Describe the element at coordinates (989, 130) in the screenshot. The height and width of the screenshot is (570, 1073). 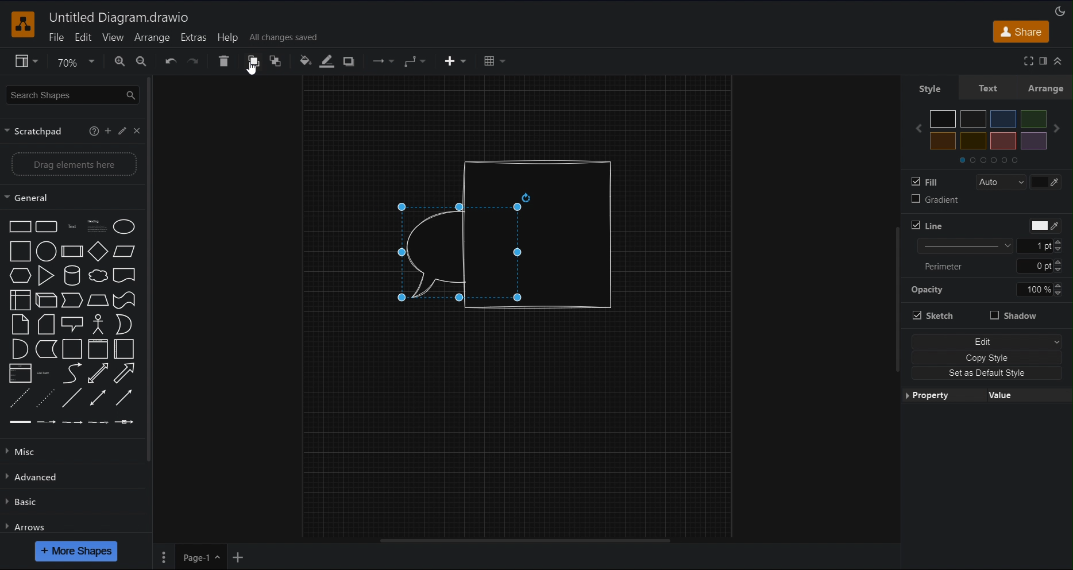
I see `Colors` at that location.